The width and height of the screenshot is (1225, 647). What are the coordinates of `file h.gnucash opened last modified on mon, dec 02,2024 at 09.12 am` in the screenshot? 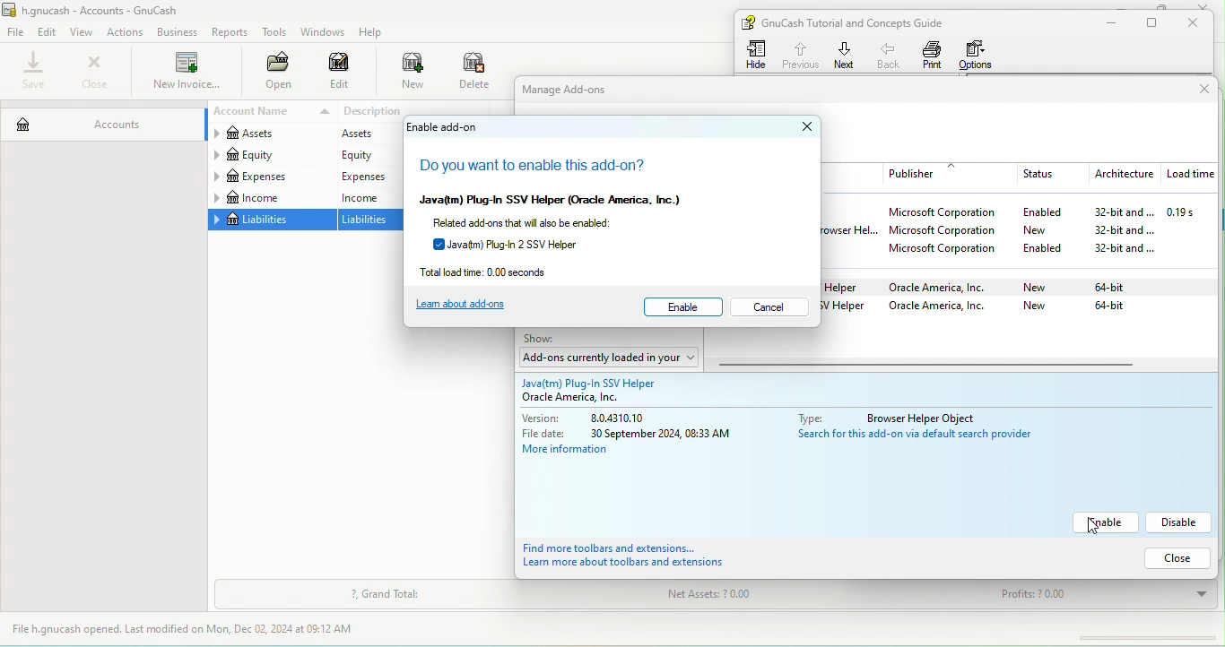 It's located at (196, 630).